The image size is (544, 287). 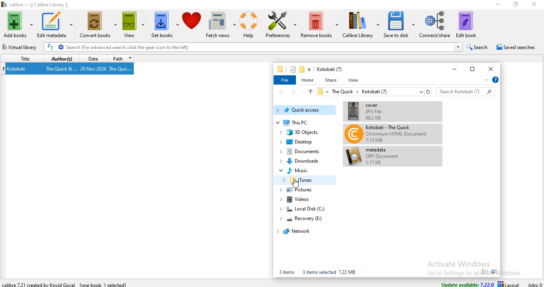 I want to click on donate to calibre, so click(x=192, y=24).